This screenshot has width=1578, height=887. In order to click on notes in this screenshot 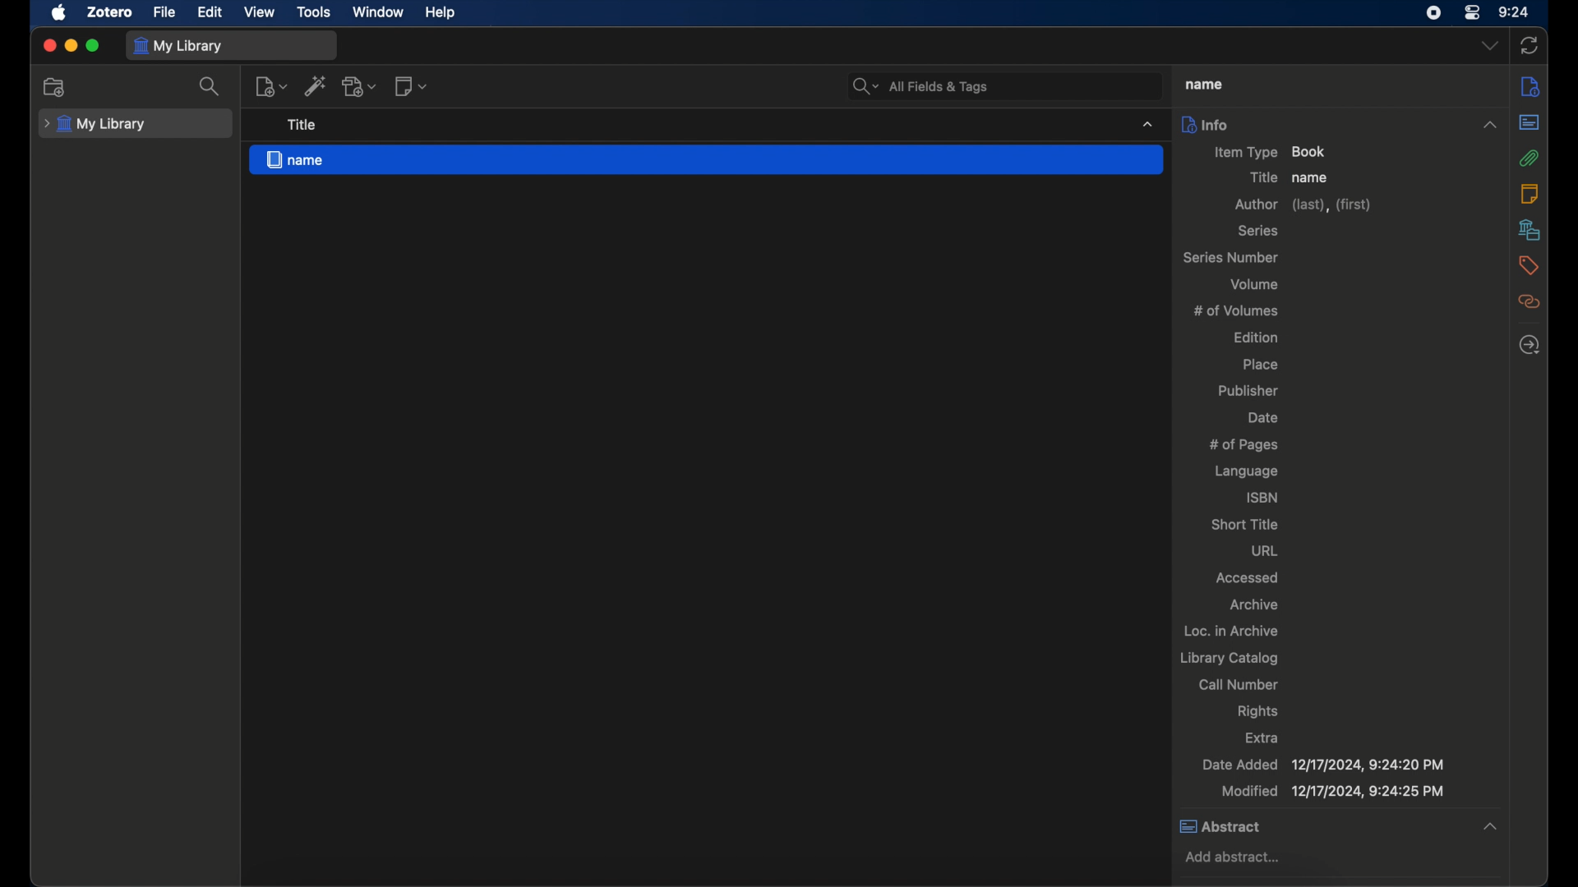, I will do `click(1530, 192)`.